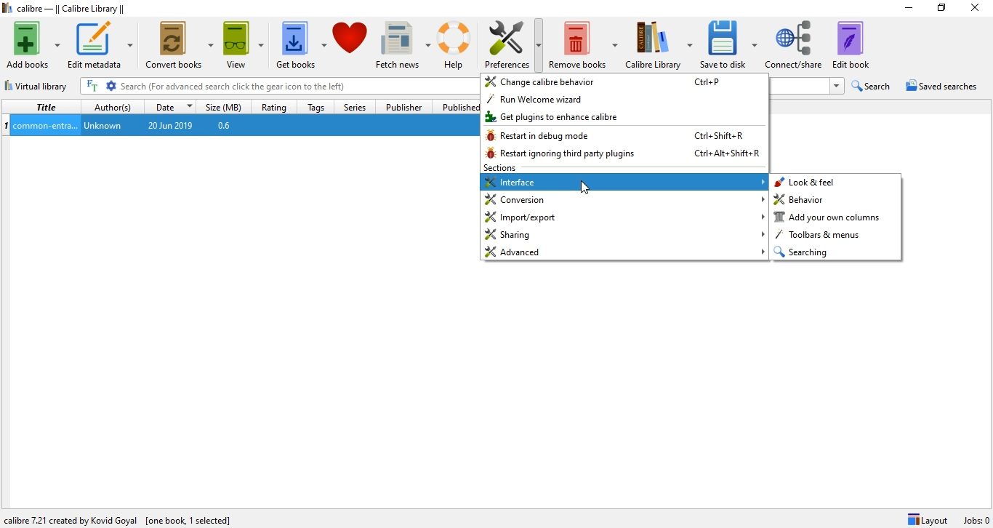 This screenshot has height=528, width=993. Describe the element at coordinates (299, 43) in the screenshot. I see `Get books` at that location.